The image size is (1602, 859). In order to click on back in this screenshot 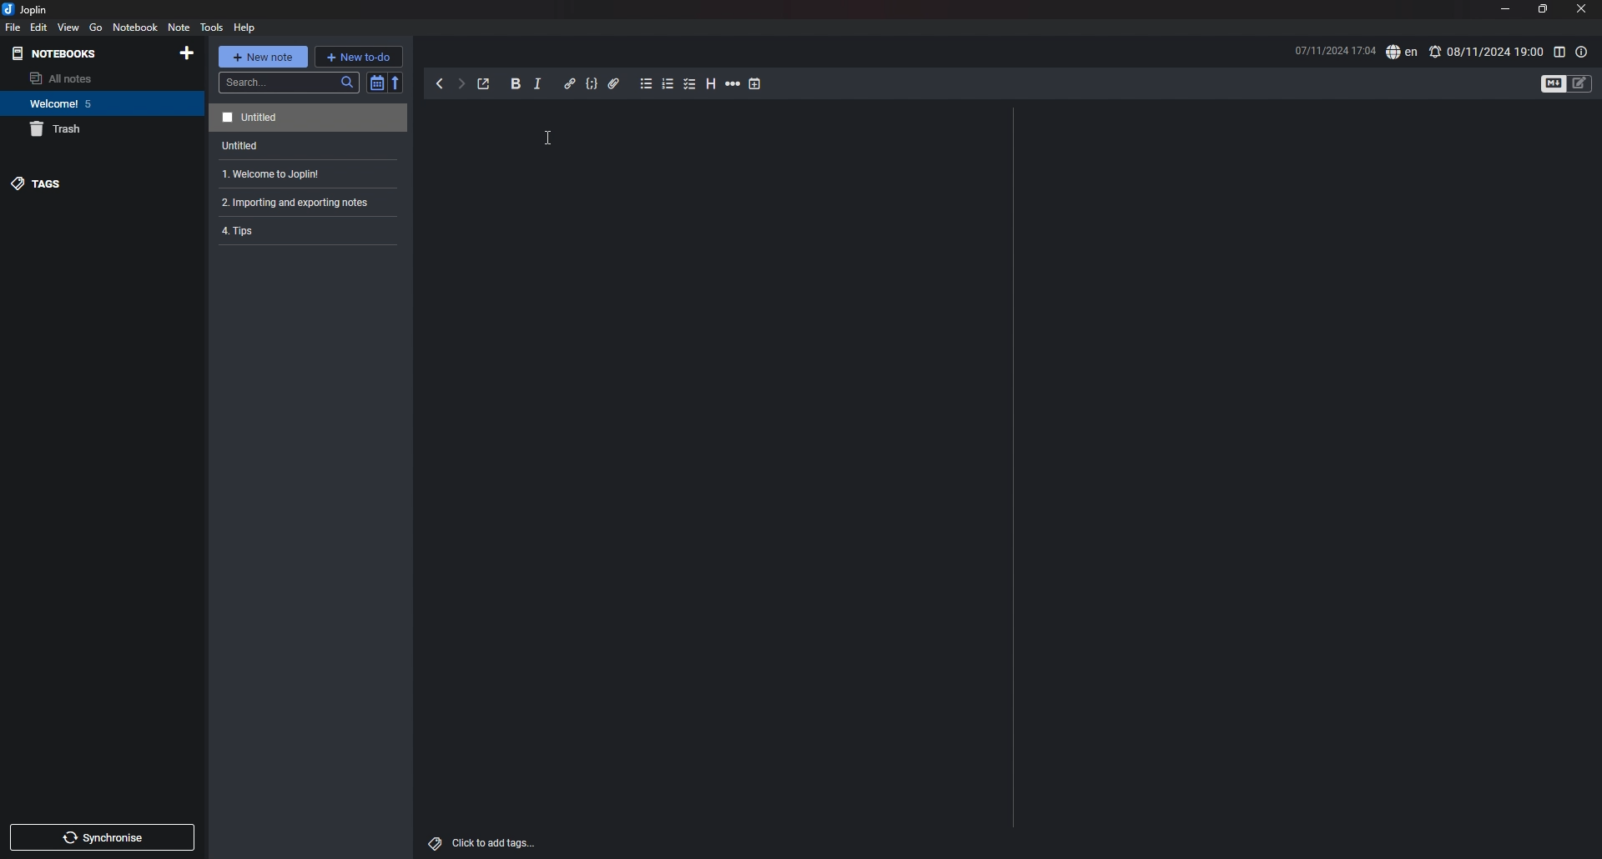, I will do `click(440, 83)`.